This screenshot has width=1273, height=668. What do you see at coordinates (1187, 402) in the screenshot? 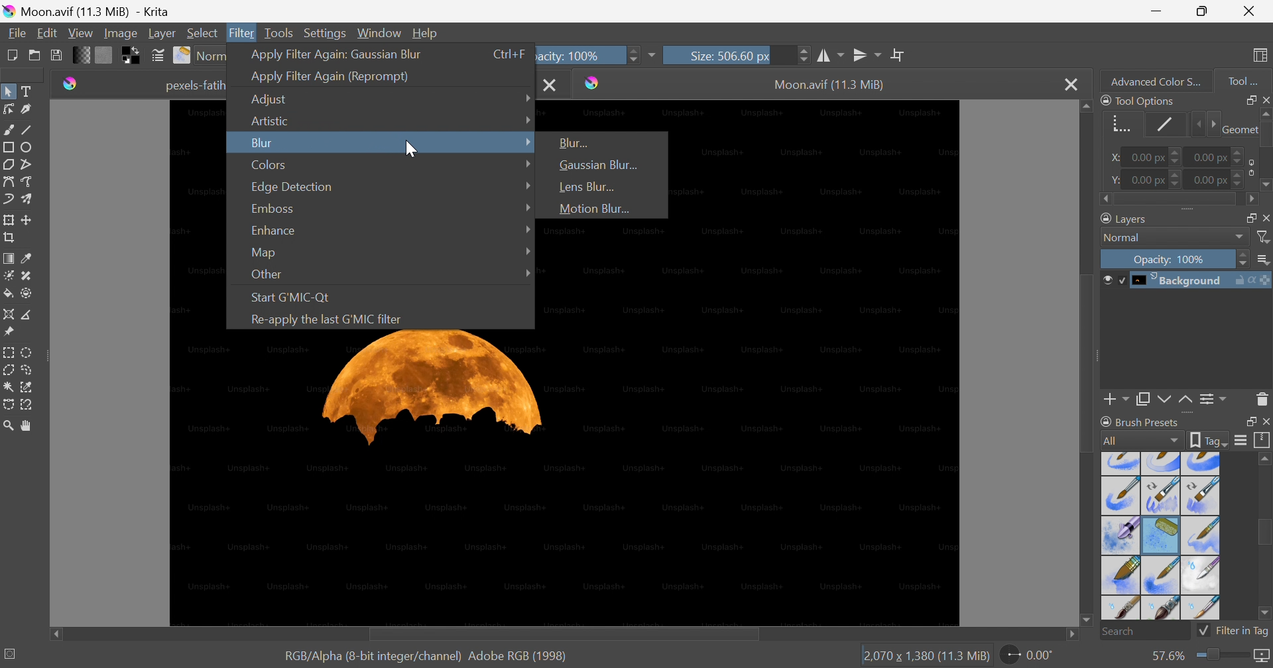
I see `Move layer or mask up` at bounding box center [1187, 402].